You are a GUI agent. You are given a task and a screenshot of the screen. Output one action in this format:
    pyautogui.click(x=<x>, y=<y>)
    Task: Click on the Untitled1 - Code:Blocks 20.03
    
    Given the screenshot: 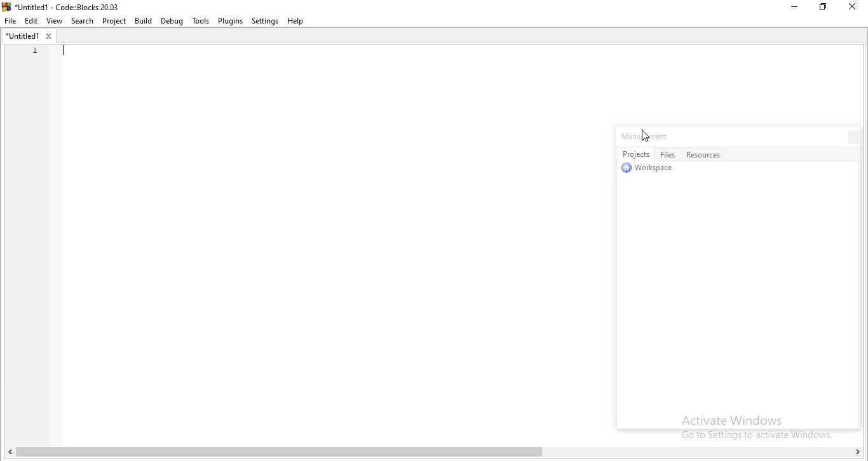 What is the action you would take?
    pyautogui.click(x=64, y=6)
    